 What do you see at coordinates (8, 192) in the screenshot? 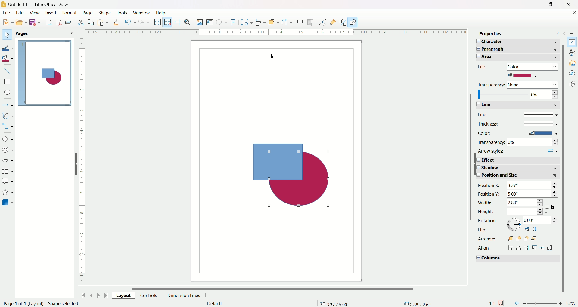
I see `stars and banners` at bounding box center [8, 192].